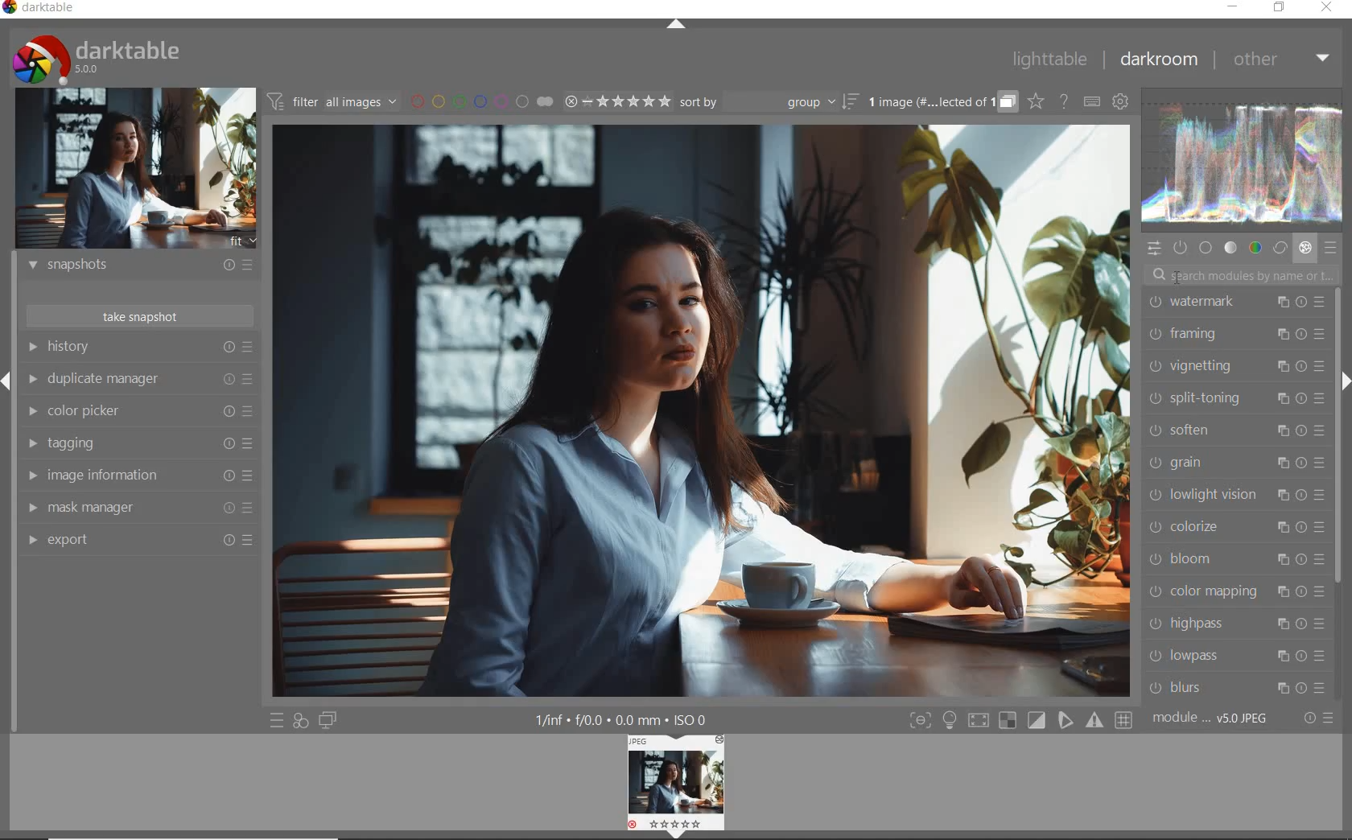  Describe the element at coordinates (1121, 102) in the screenshot. I see `show global preferences` at that location.